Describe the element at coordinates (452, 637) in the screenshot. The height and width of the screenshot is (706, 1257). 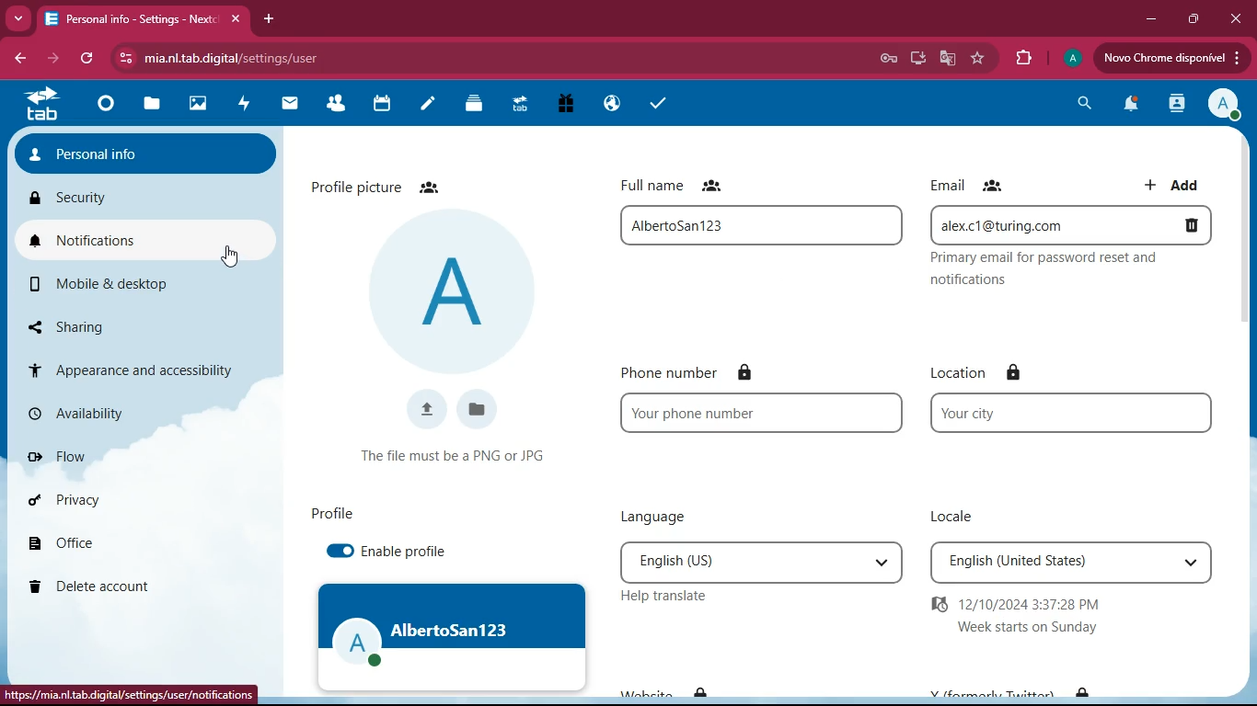
I see `profile` at that location.